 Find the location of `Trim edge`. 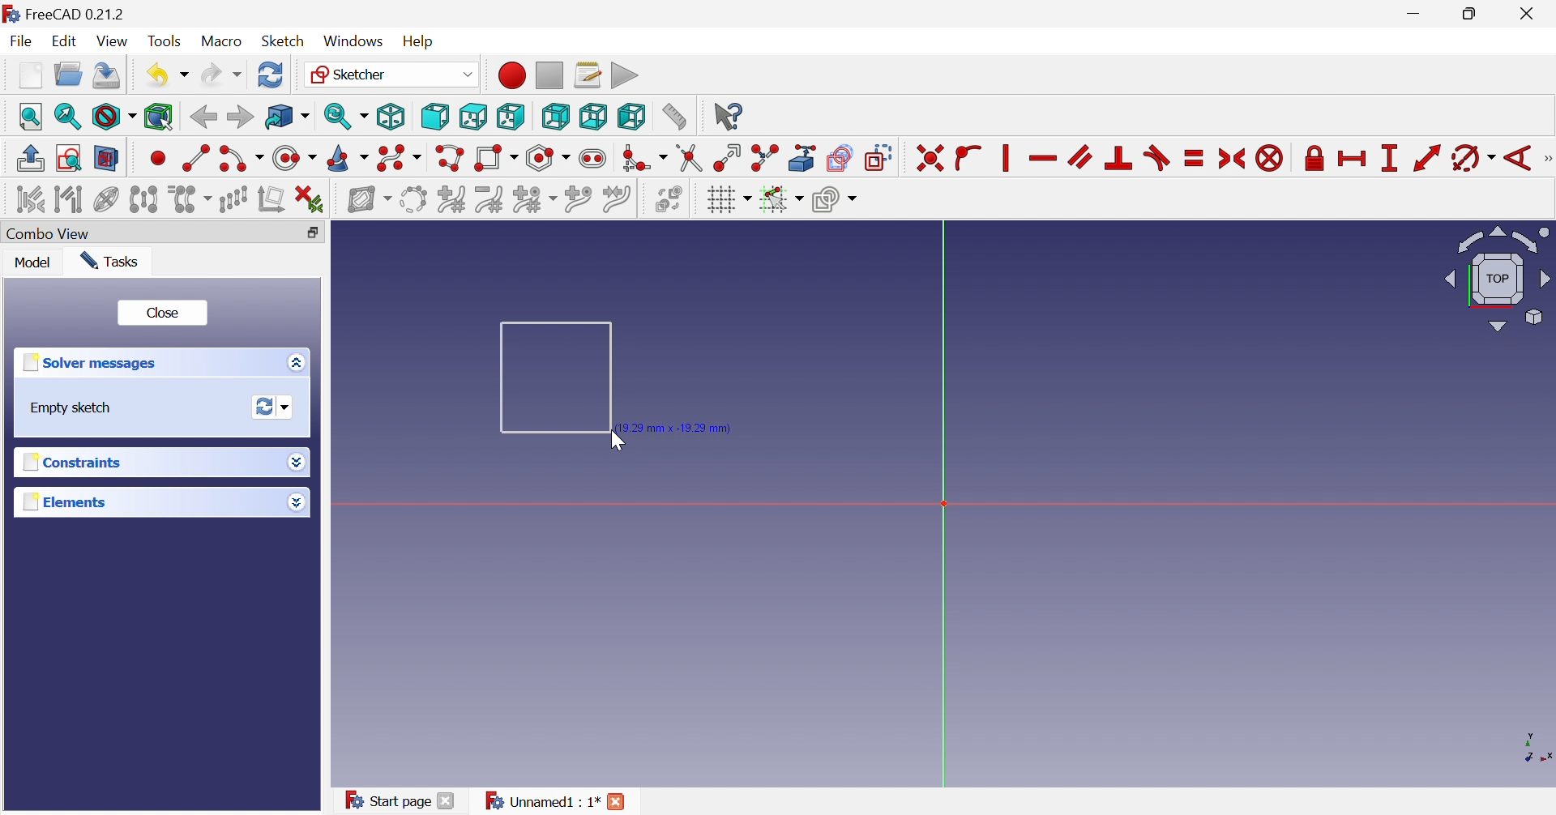

Trim edge is located at coordinates (688, 158).